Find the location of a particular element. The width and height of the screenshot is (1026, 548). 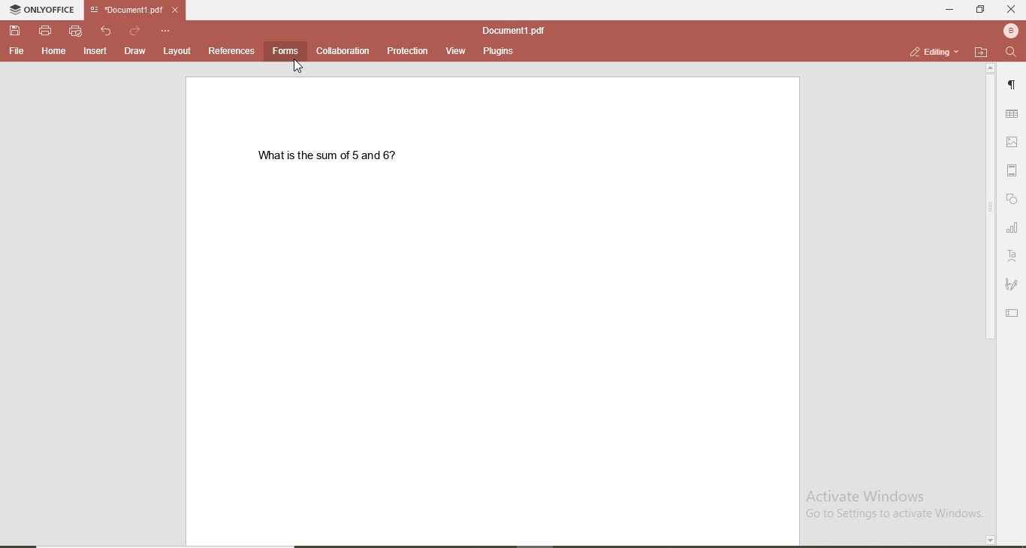

highlighted is located at coordinates (287, 51).